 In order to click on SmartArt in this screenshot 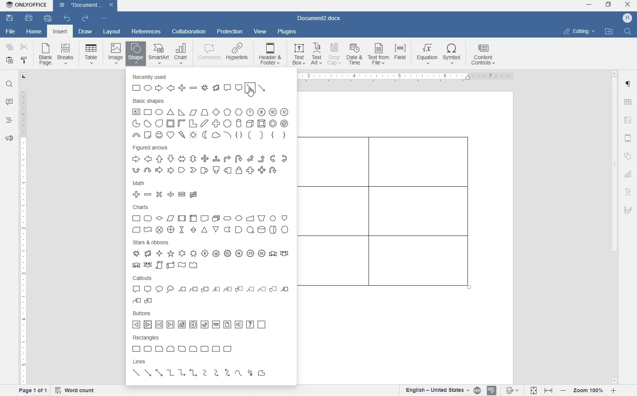, I will do `click(158, 54)`.